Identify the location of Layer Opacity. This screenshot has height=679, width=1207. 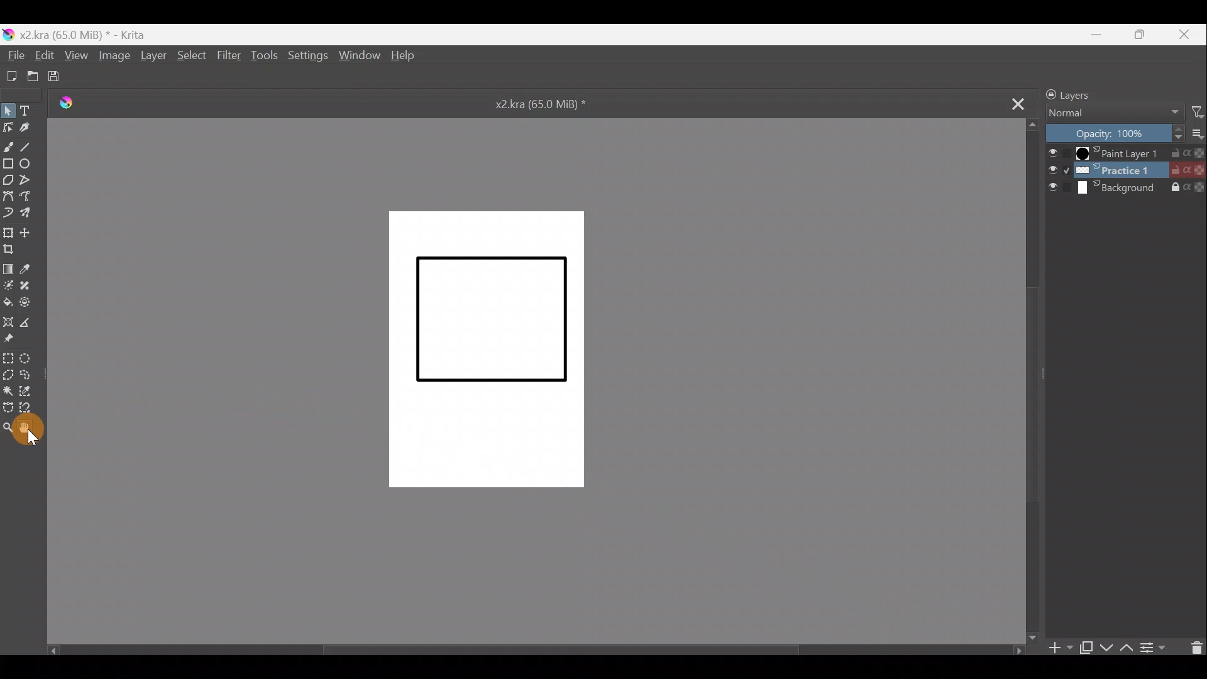
(1113, 135).